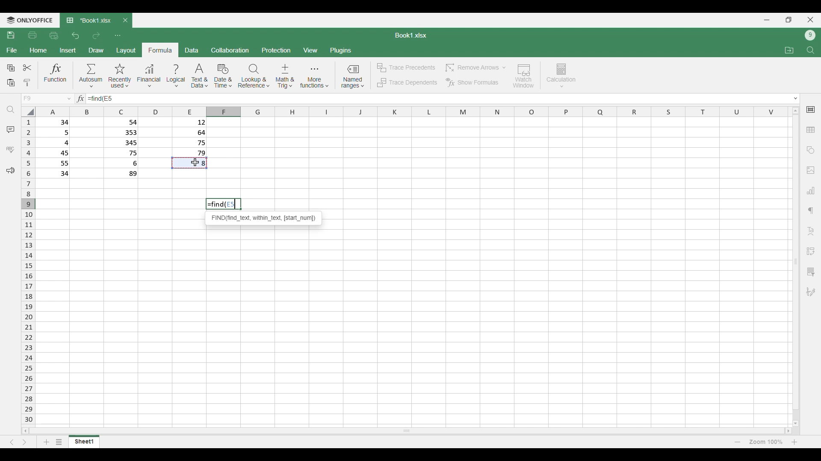  What do you see at coordinates (475, 68) in the screenshot?
I see `Remove arrow` at bounding box center [475, 68].